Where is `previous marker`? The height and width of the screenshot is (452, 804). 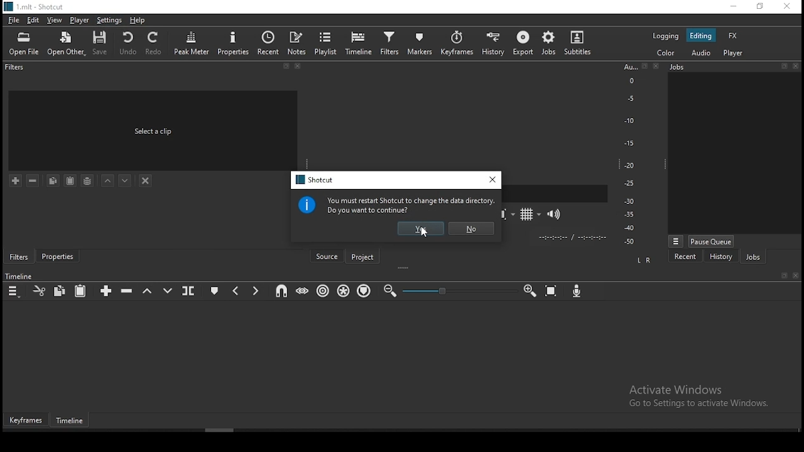
previous marker is located at coordinates (237, 289).